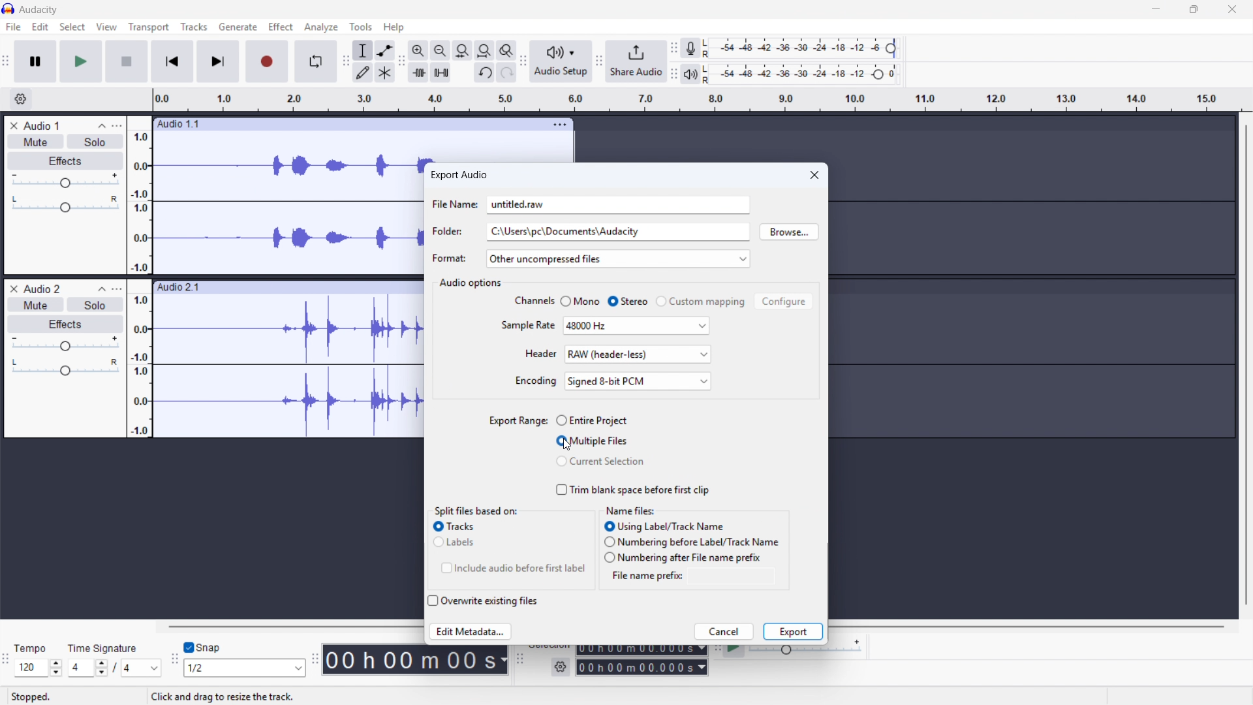  Describe the element at coordinates (513, 568) in the screenshot. I see `Include audio before first label` at that location.